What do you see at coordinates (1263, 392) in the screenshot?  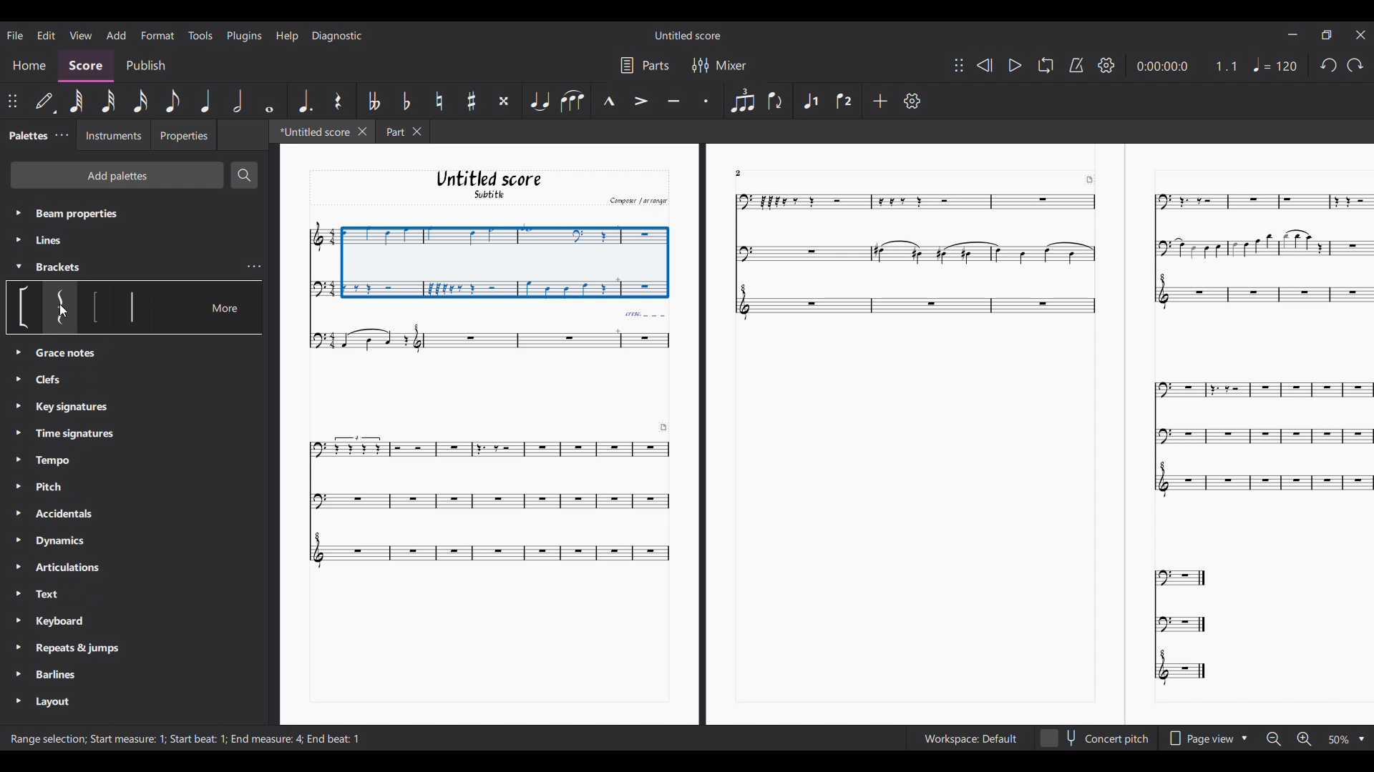 I see `` at bounding box center [1263, 392].